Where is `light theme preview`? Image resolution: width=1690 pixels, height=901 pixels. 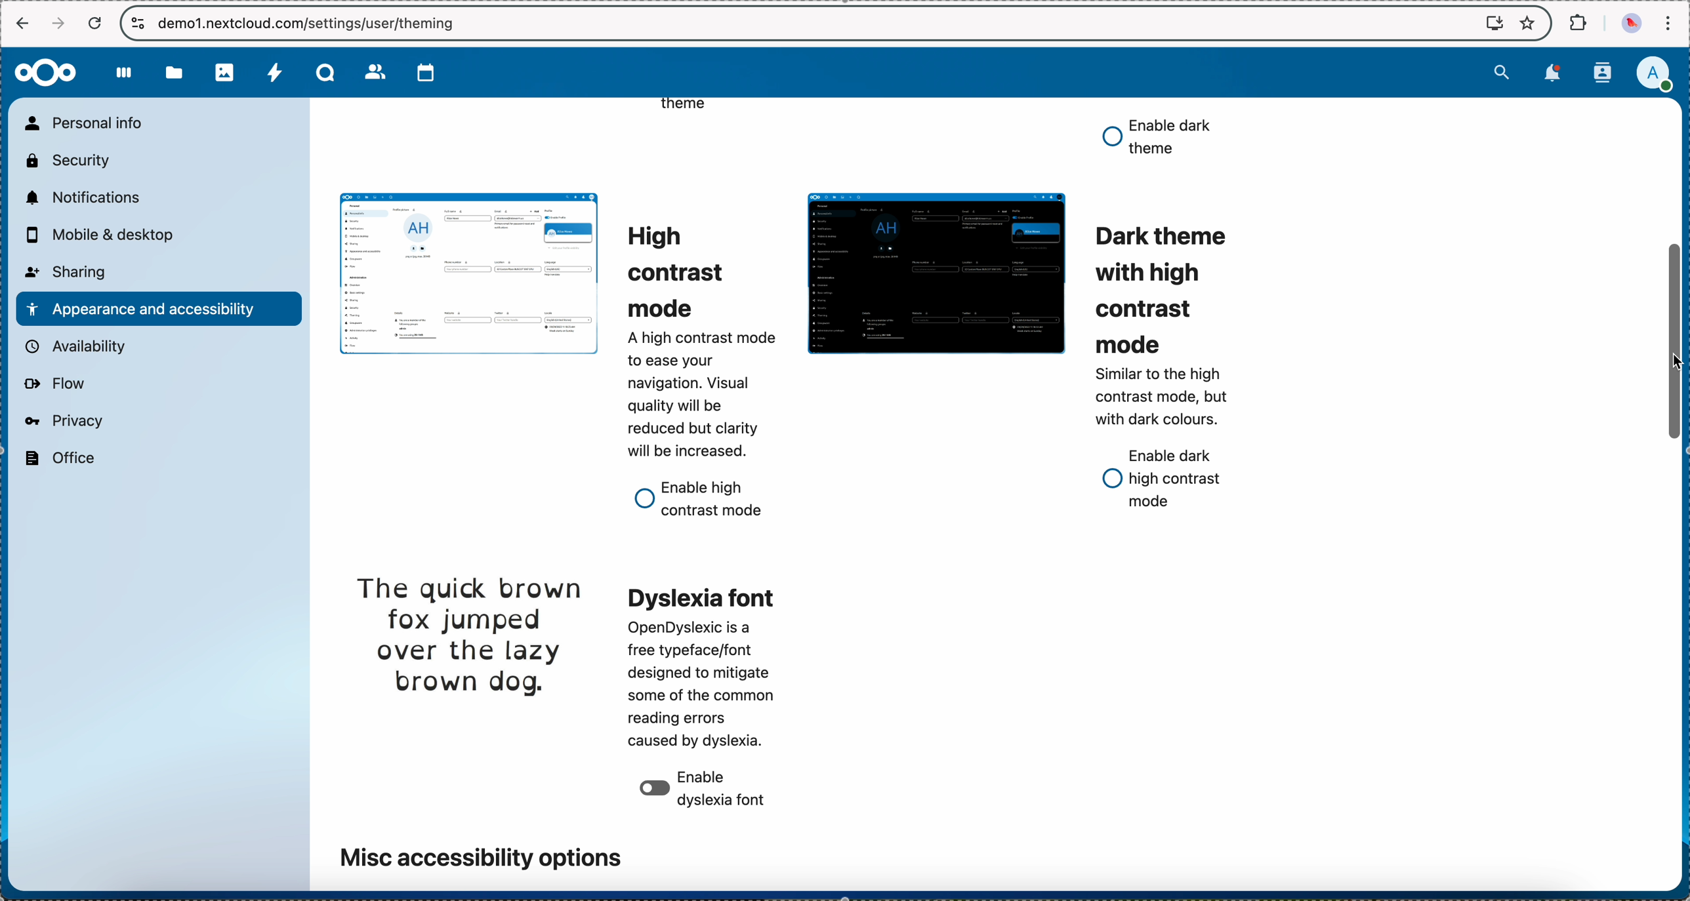 light theme preview is located at coordinates (466, 272).